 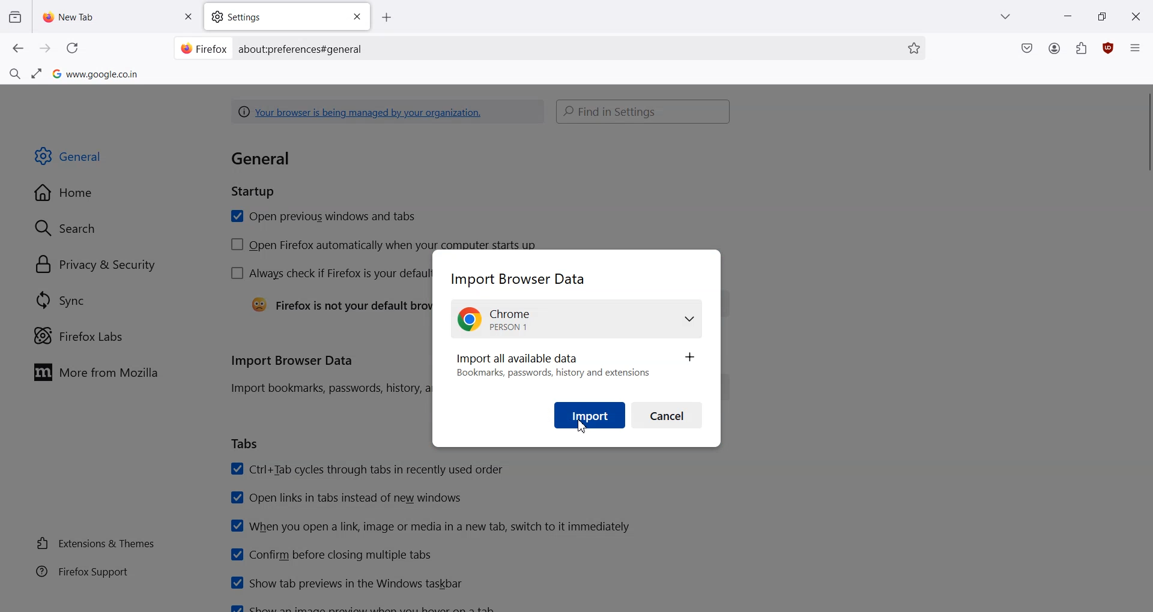 What do you see at coordinates (1101, 15) in the screenshot?
I see `Maximize` at bounding box center [1101, 15].